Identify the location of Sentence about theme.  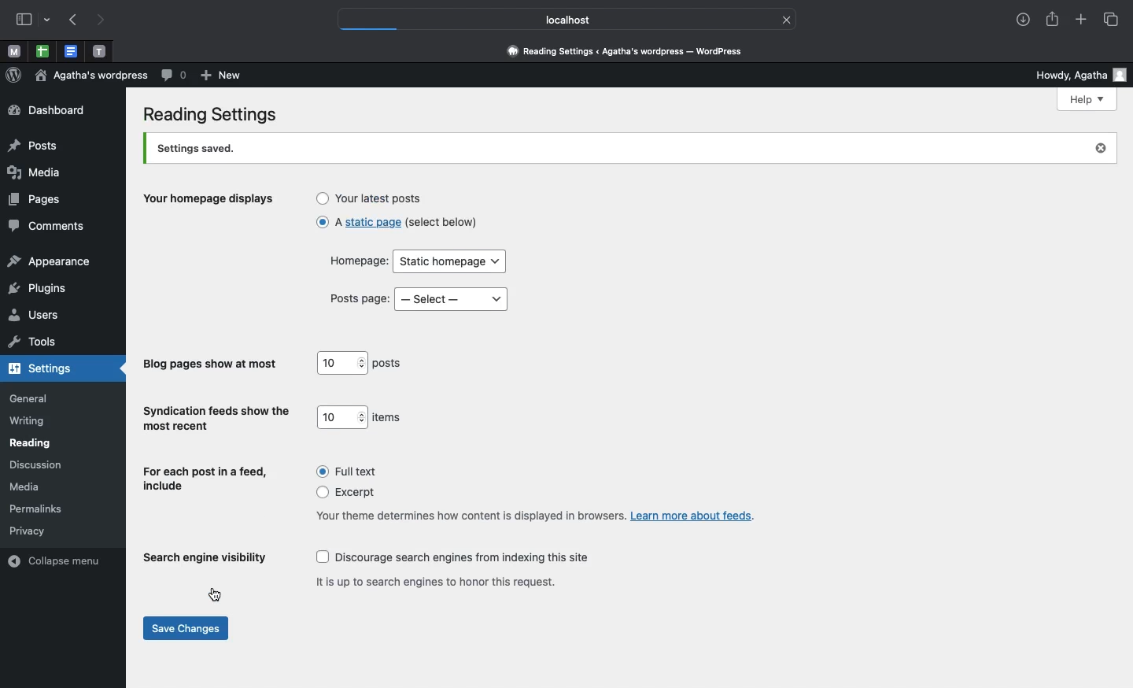
(463, 515).